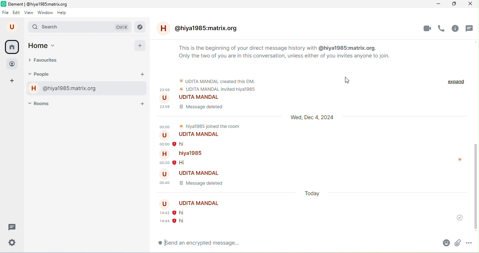 This screenshot has height=253, width=479. What do you see at coordinates (183, 153) in the screenshot?
I see `hiya1985` at bounding box center [183, 153].